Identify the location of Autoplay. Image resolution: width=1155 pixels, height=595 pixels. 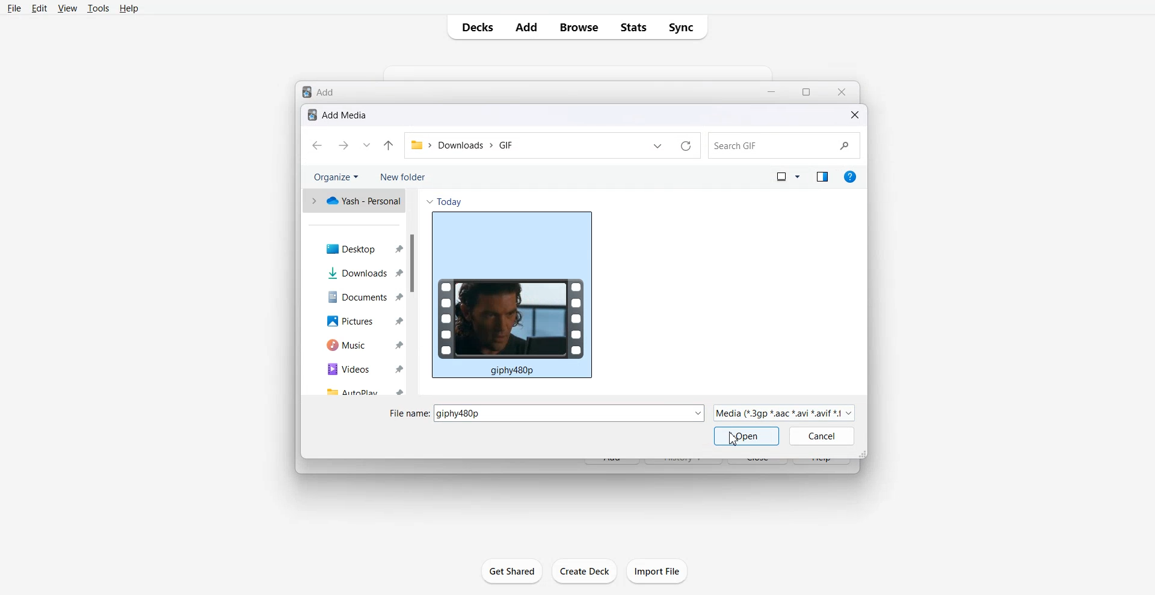
(357, 389).